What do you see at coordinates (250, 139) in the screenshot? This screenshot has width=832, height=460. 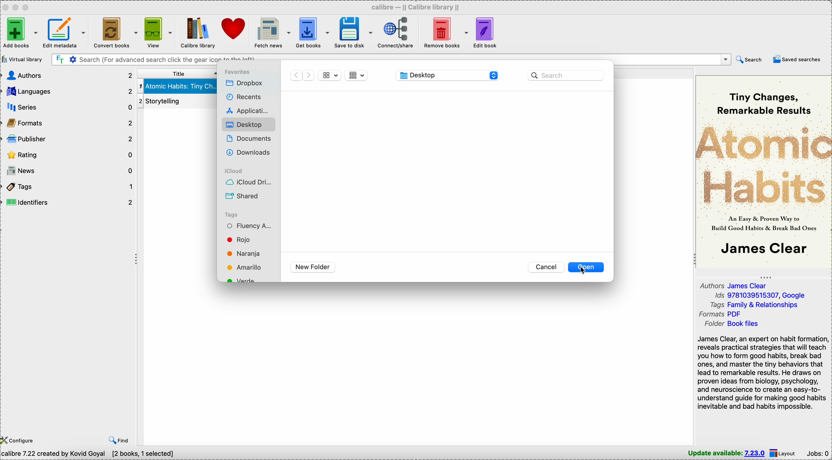 I see `Documents` at bounding box center [250, 139].